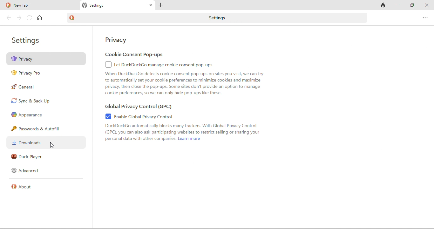 Image resolution: width=434 pixels, height=229 pixels. Describe the element at coordinates (40, 129) in the screenshot. I see `passwords and autofill` at that location.